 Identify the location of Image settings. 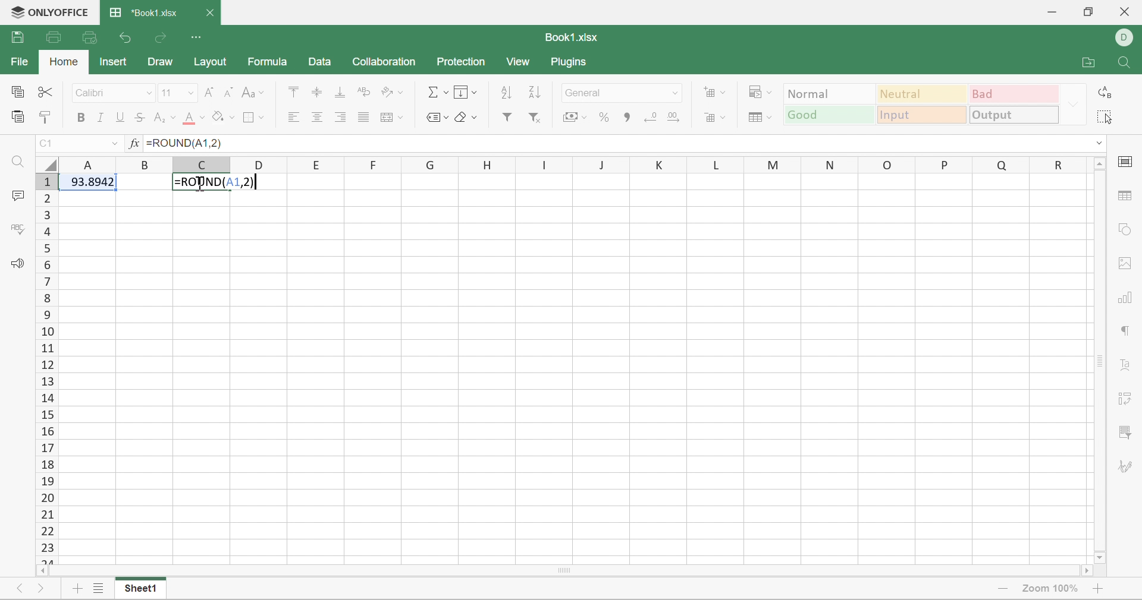
(1123, 263).